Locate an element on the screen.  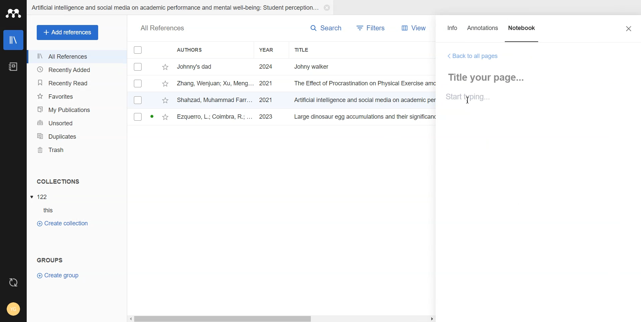
Authors is located at coordinates (211, 50).